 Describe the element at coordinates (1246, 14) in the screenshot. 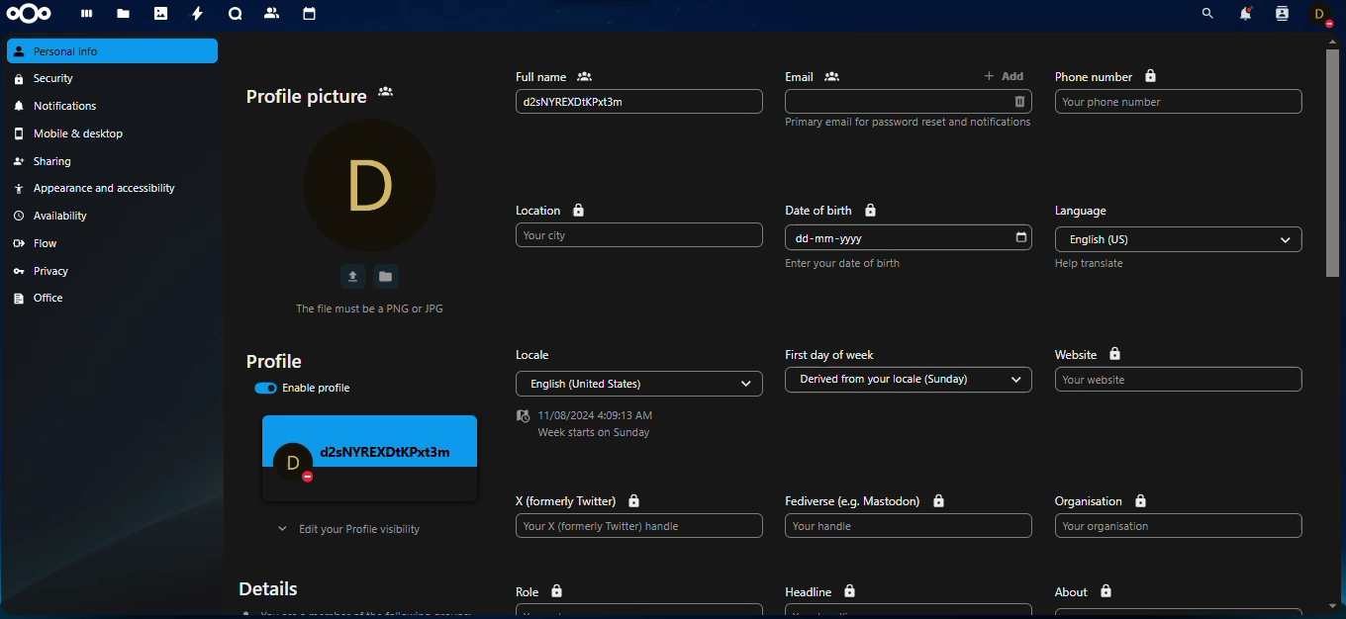

I see `notifications` at that location.